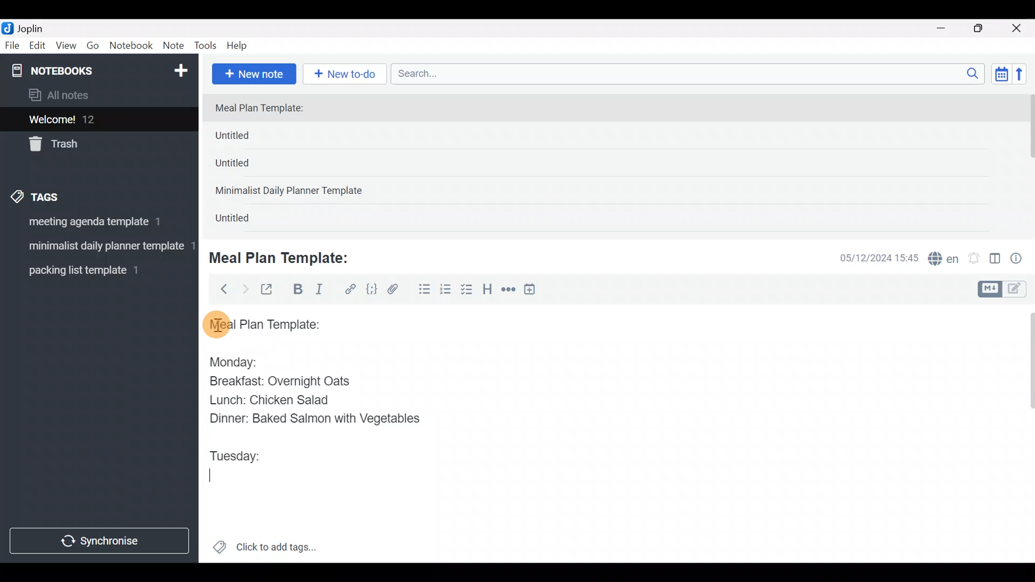 This screenshot has height=582, width=1035. Describe the element at coordinates (216, 324) in the screenshot. I see `cursor` at that location.